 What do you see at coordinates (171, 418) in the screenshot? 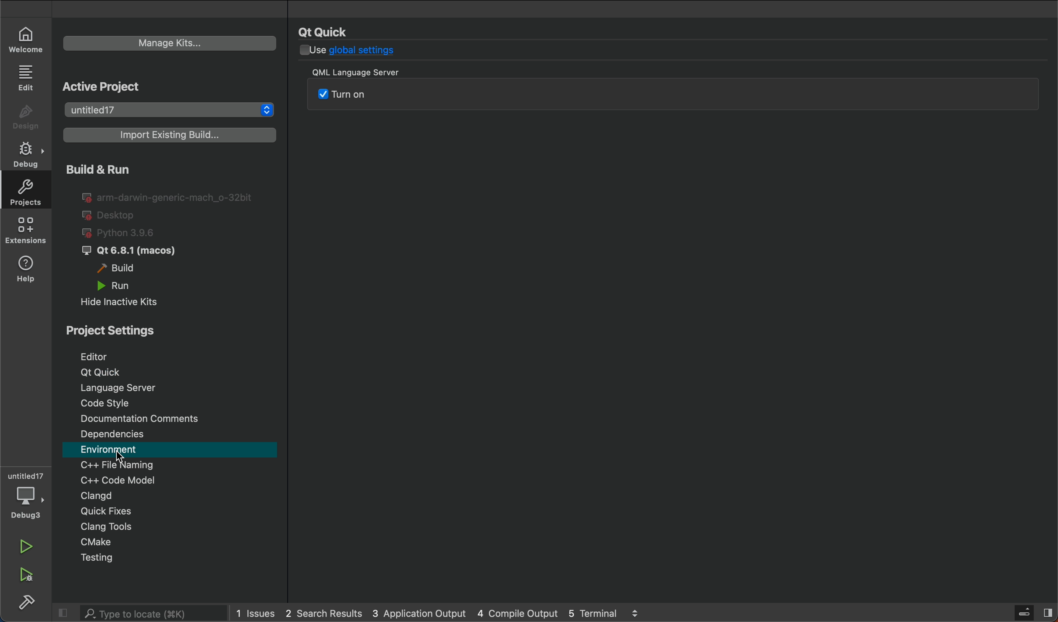
I see `comments` at bounding box center [171, 418].